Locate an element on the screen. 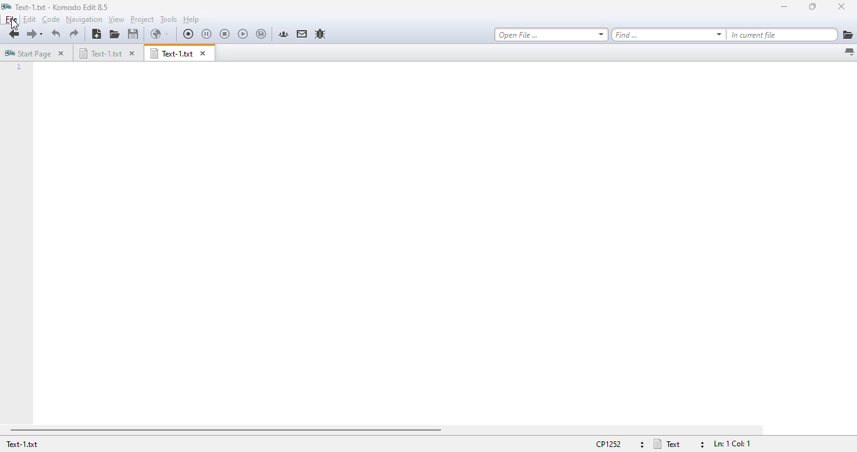  komodo community is located at coordinates (284, 34).